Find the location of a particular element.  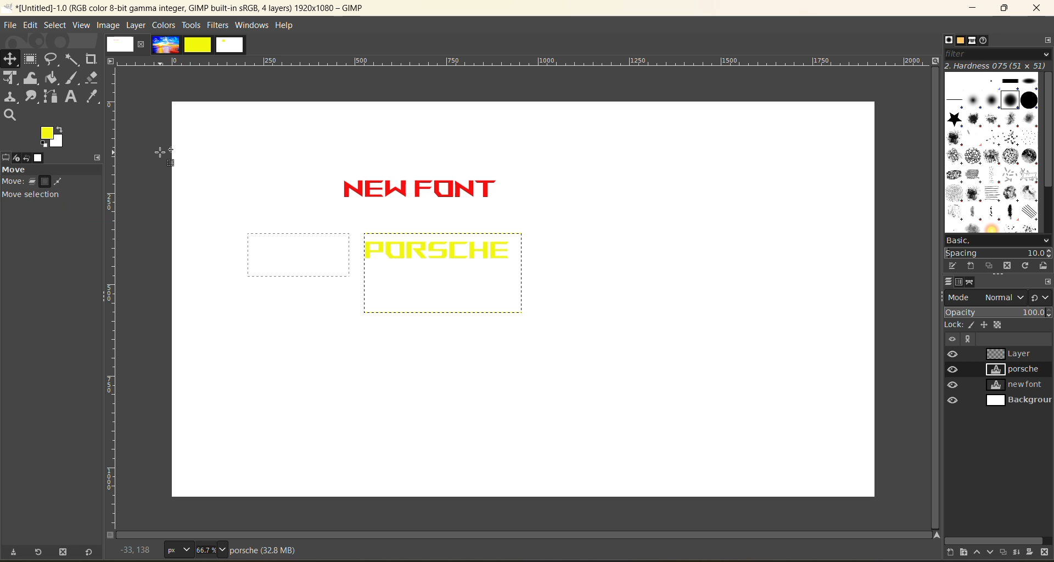

image is located at coordinates (119, 44).